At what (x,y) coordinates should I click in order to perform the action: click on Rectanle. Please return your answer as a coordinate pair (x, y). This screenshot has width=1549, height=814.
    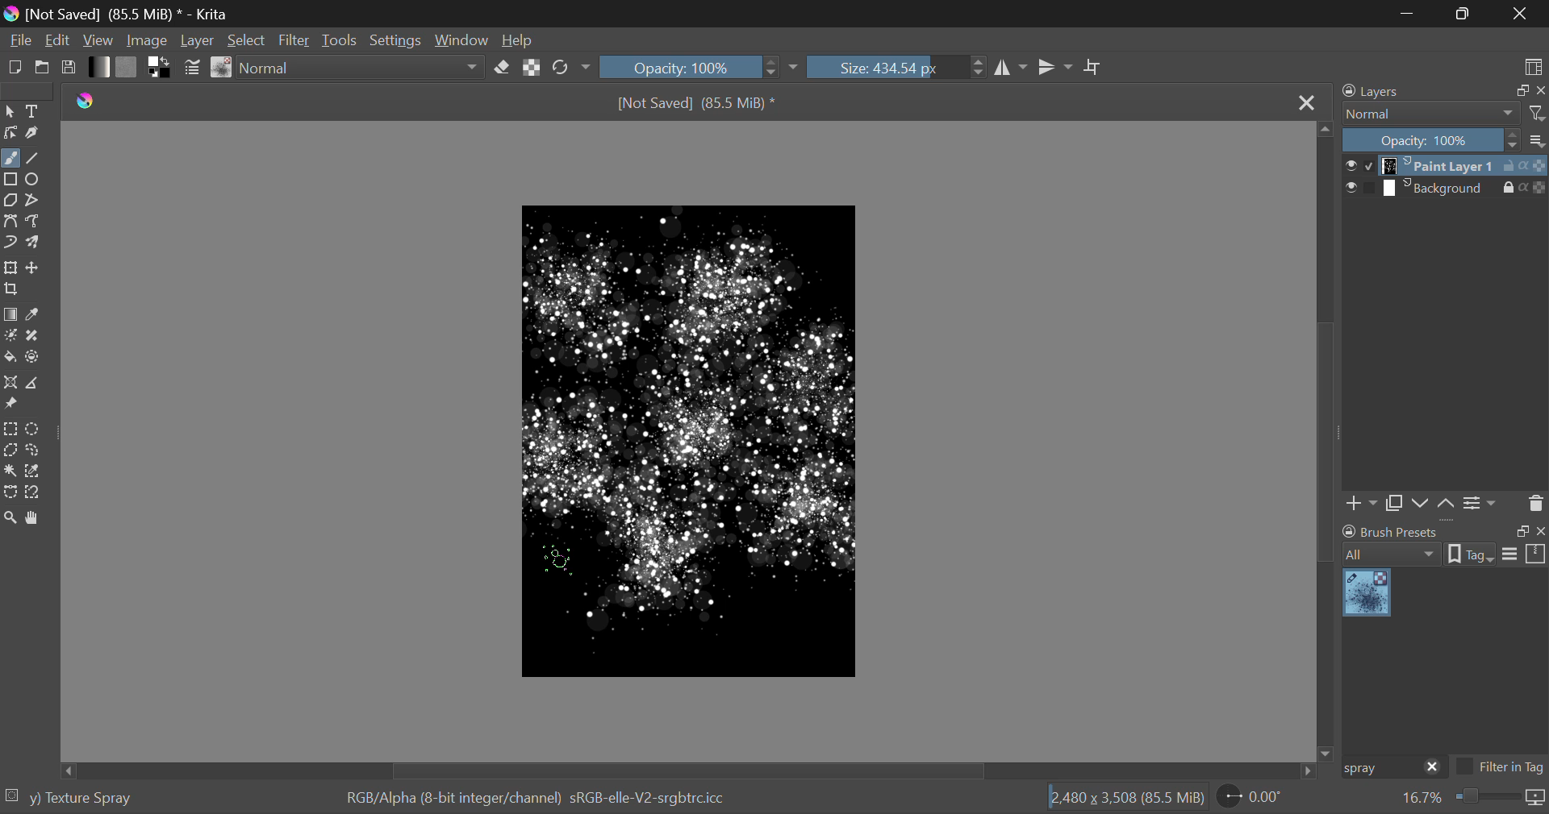
    Looking at the image, I should click on (10, 181).